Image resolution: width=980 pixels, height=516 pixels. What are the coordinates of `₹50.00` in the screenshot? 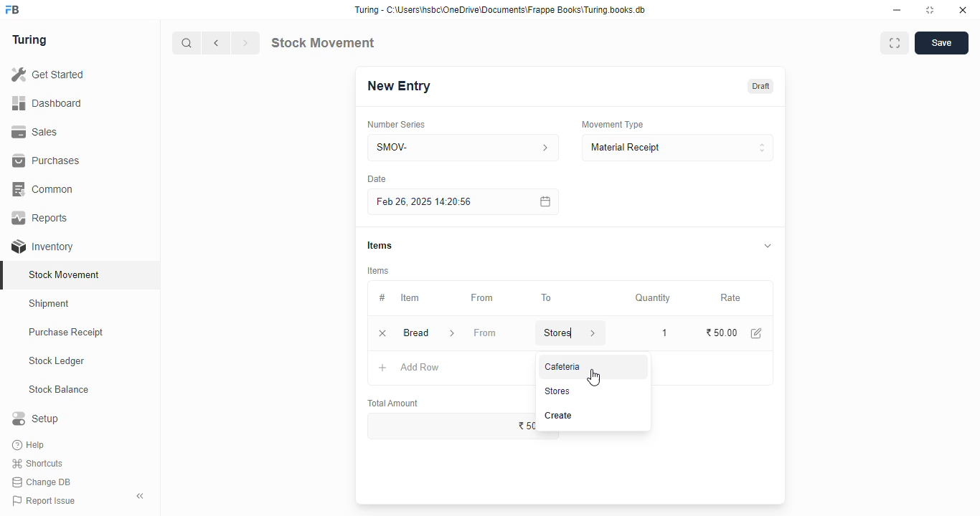 It's located at (452, 426).